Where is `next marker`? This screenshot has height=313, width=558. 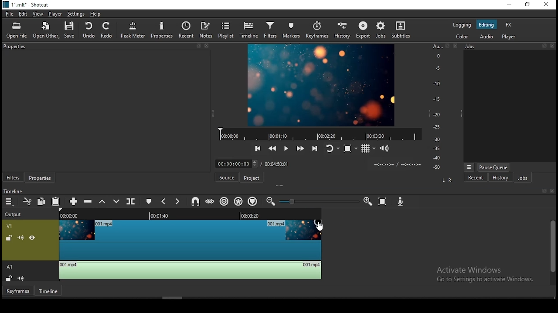 next marker is located at coordinates (179, 201).